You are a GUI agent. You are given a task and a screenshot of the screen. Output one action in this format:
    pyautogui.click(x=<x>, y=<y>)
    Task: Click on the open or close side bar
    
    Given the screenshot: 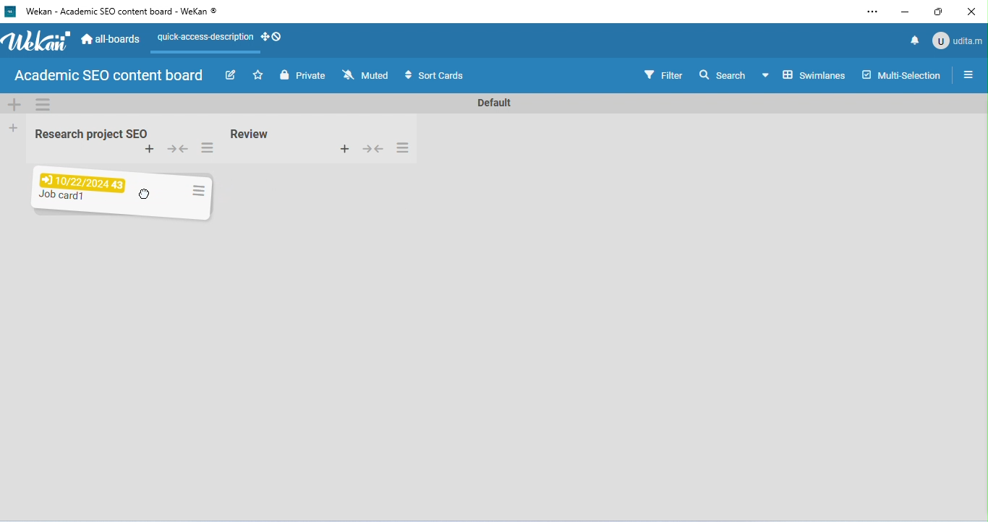 What is the action you would take?
    pyautogui.click(x=968, y=74)
    